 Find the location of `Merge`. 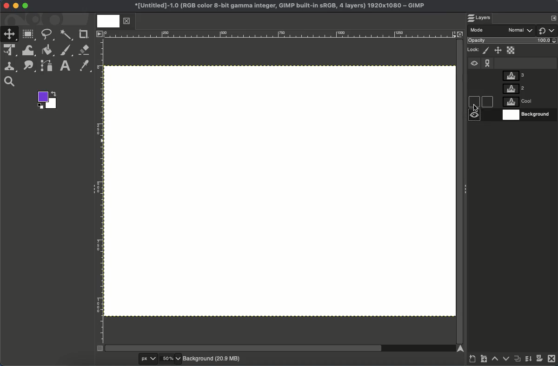

Merge is located at coordinates (528, 361).